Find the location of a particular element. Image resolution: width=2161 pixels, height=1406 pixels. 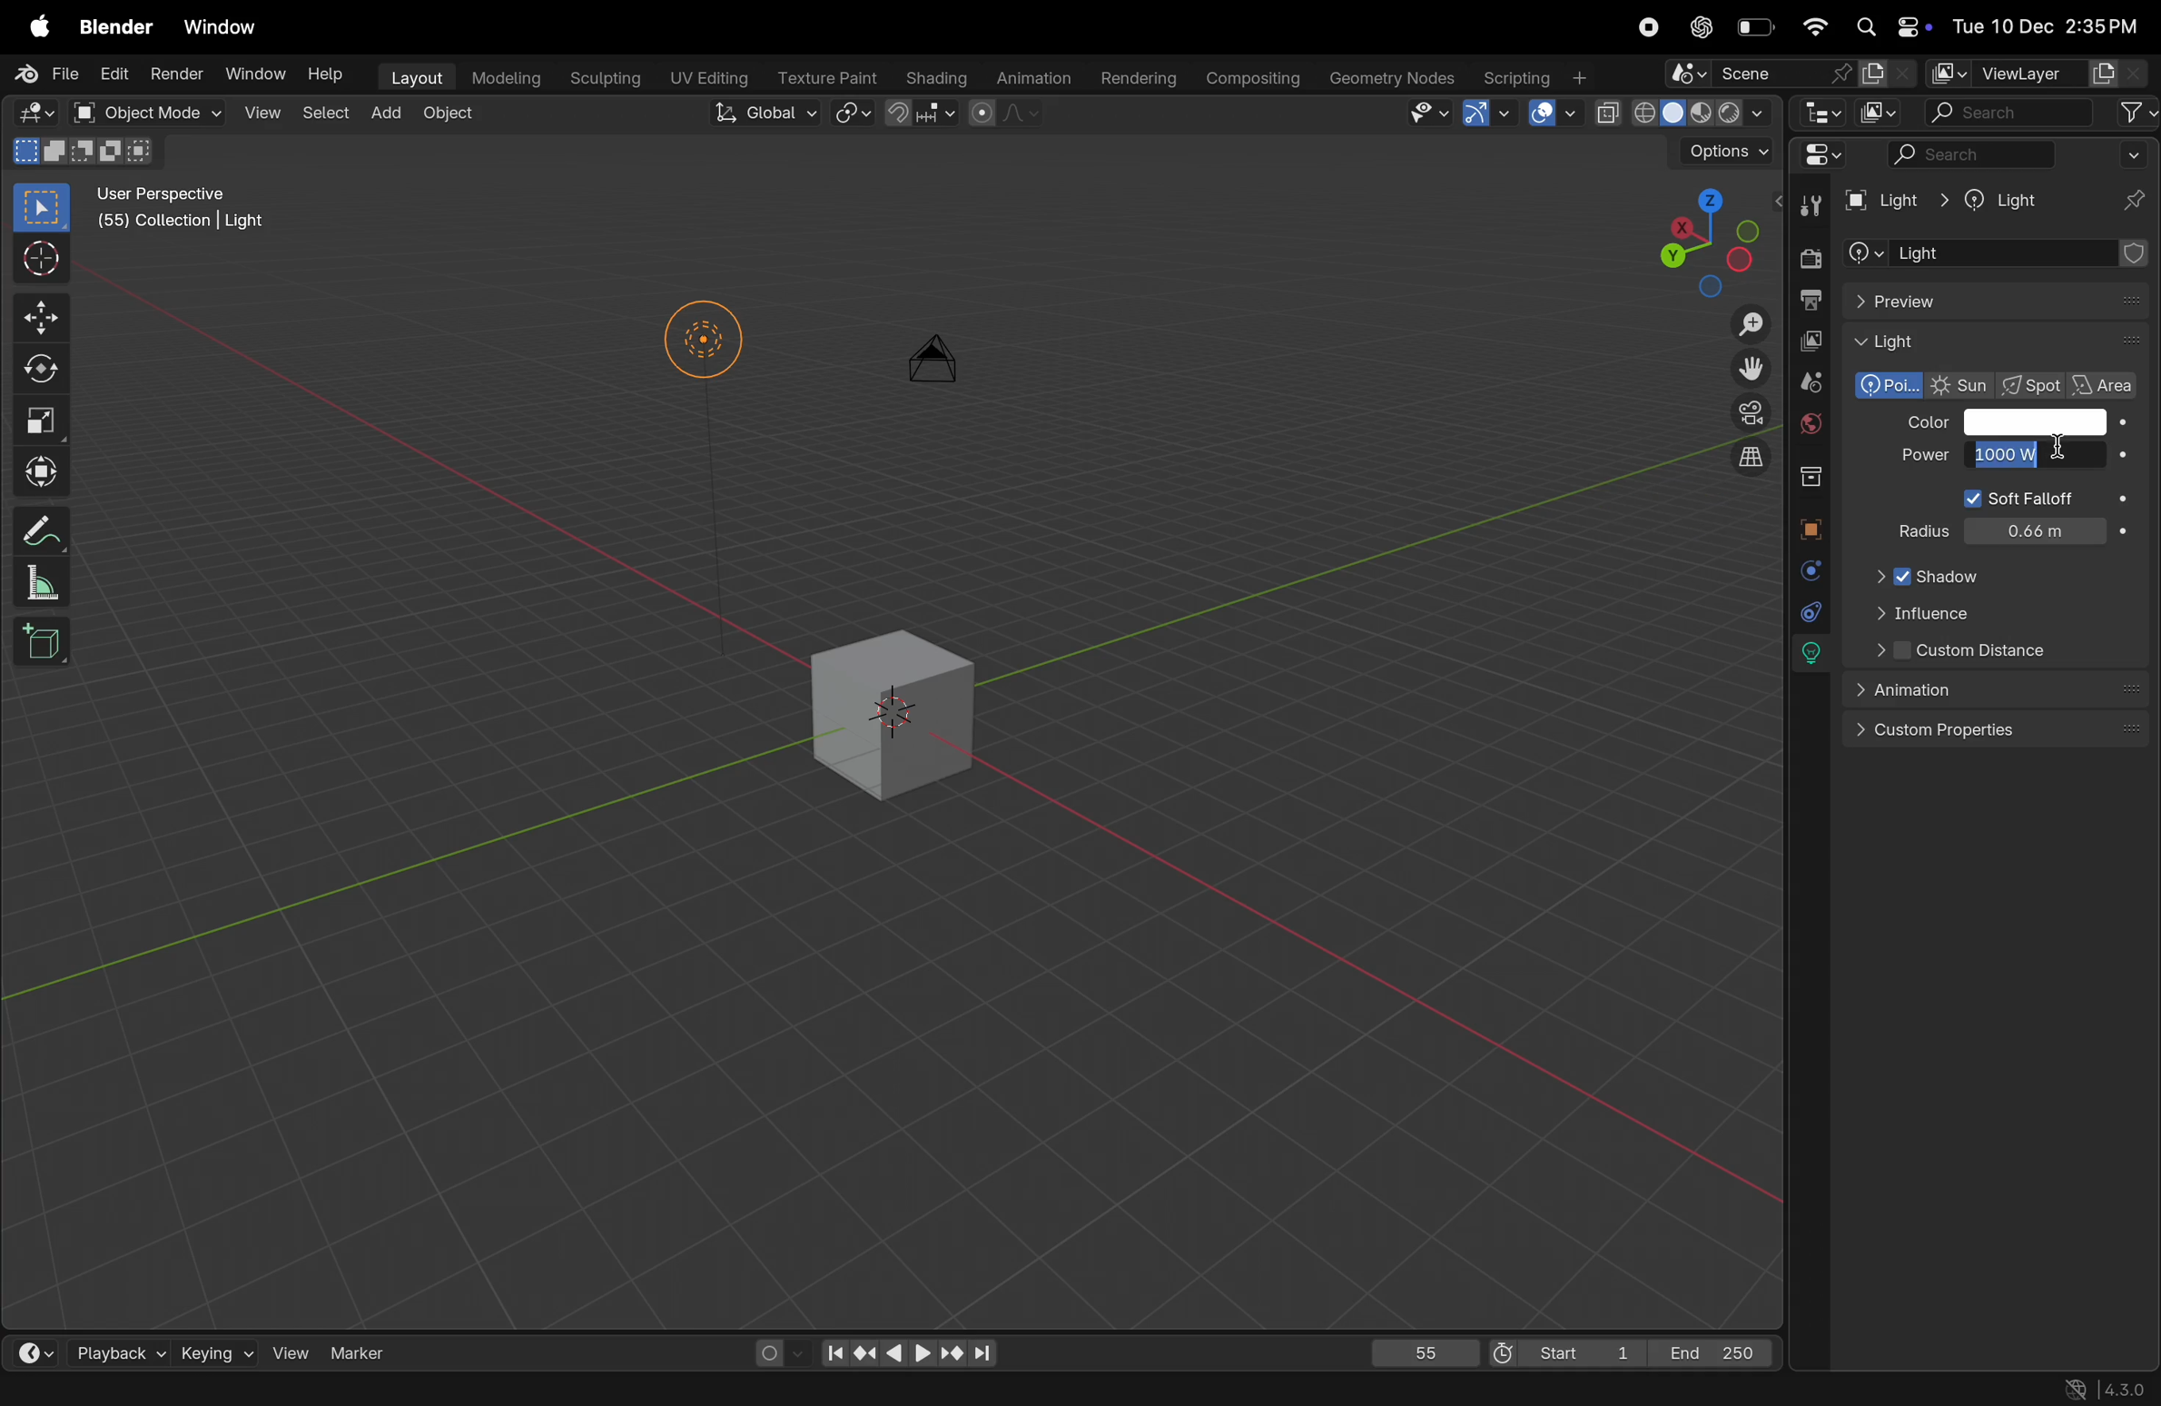

3d cube is located at coordinates (897, 705).